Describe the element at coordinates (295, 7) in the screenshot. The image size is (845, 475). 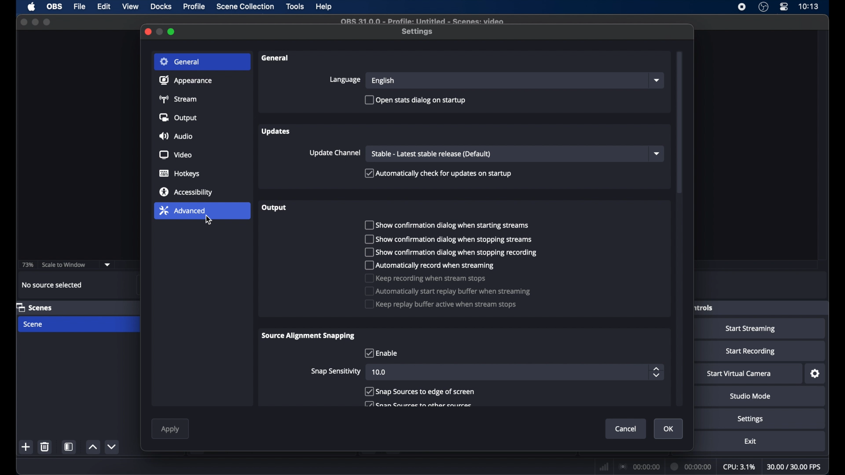
I see `tools` at that location.